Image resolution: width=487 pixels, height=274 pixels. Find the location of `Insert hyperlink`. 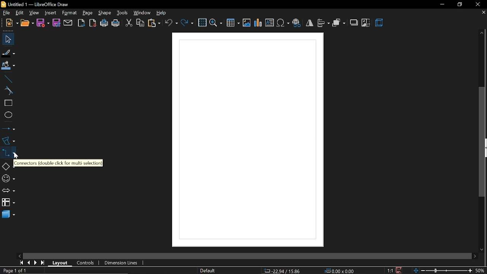

Insert hyperlink is located at coordinates (296, 24).